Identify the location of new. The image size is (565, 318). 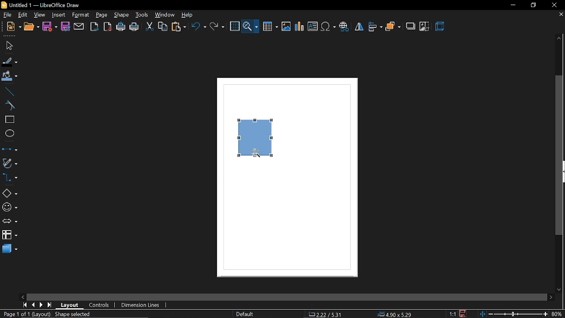
(14, 27).